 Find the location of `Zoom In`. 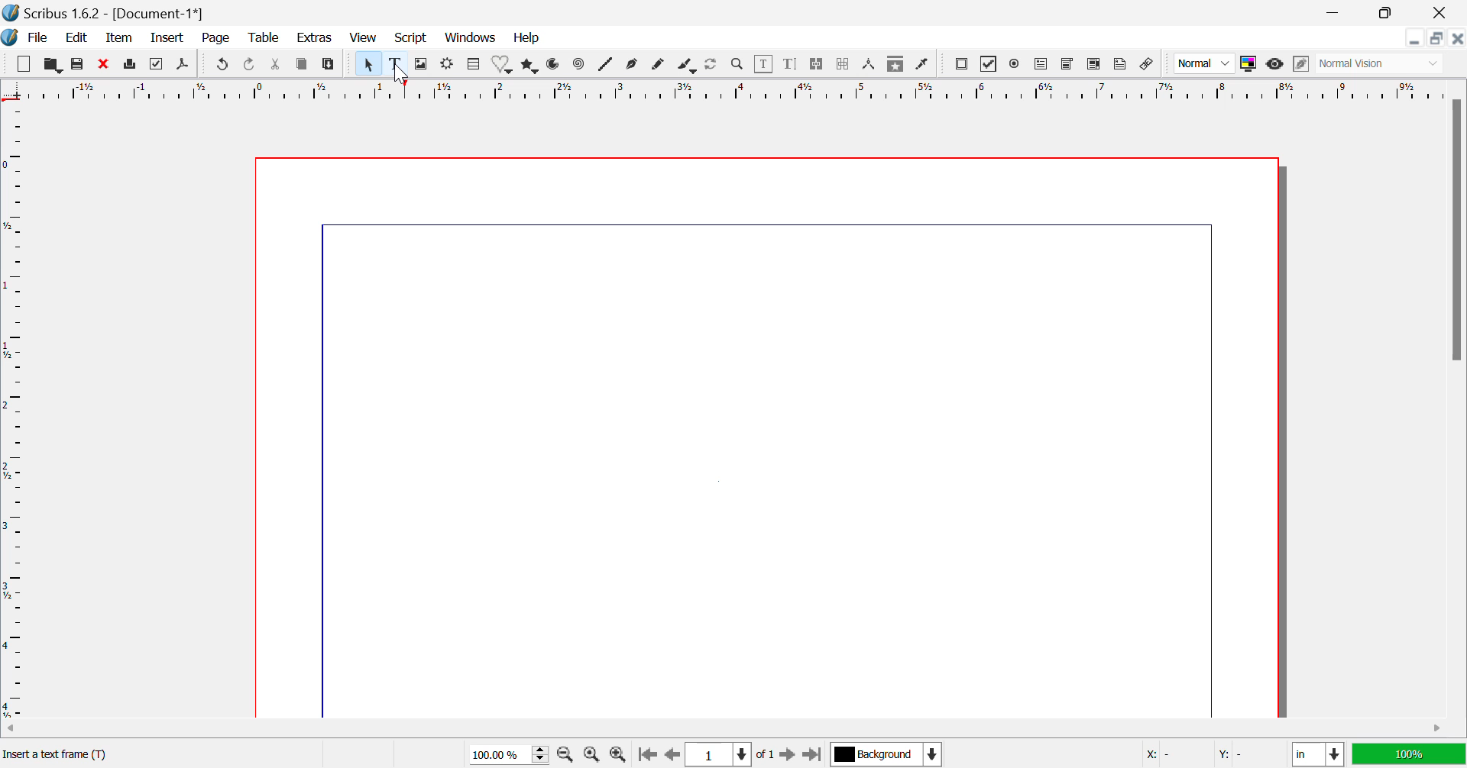

Zoom In is located at coordinates (617, 755).